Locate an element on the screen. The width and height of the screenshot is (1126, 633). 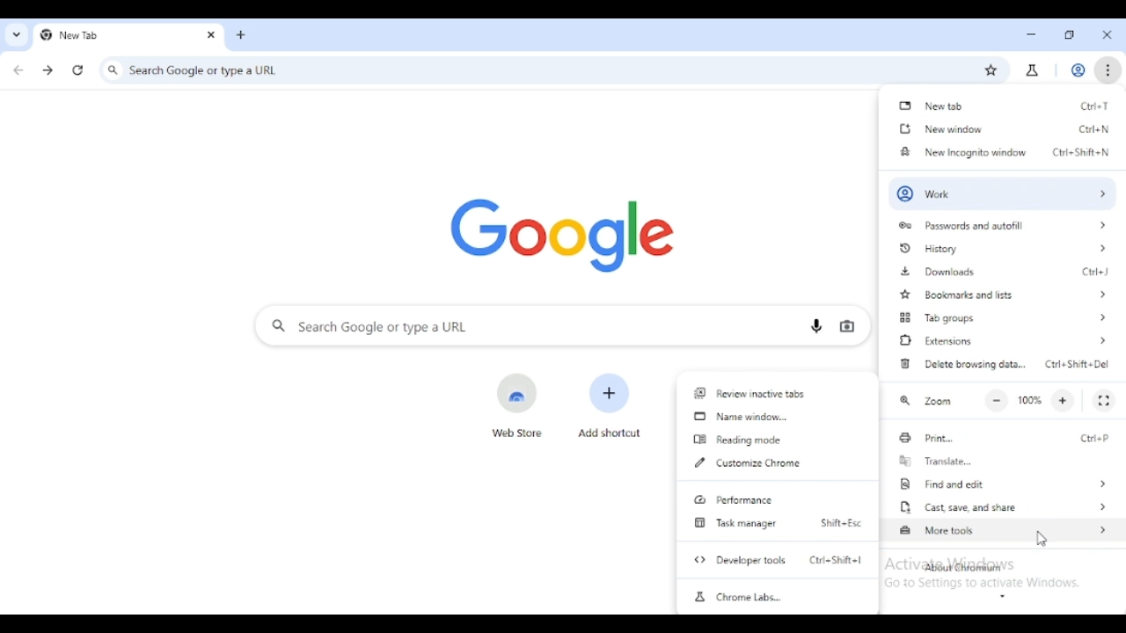
shortcut for new incognito window is located at coordinates (1082, 151).